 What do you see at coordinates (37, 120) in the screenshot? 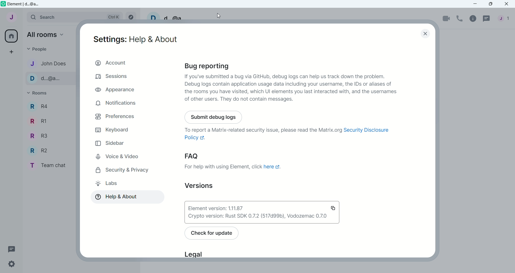
I see `Room R1` at bounding box center [37, 120].